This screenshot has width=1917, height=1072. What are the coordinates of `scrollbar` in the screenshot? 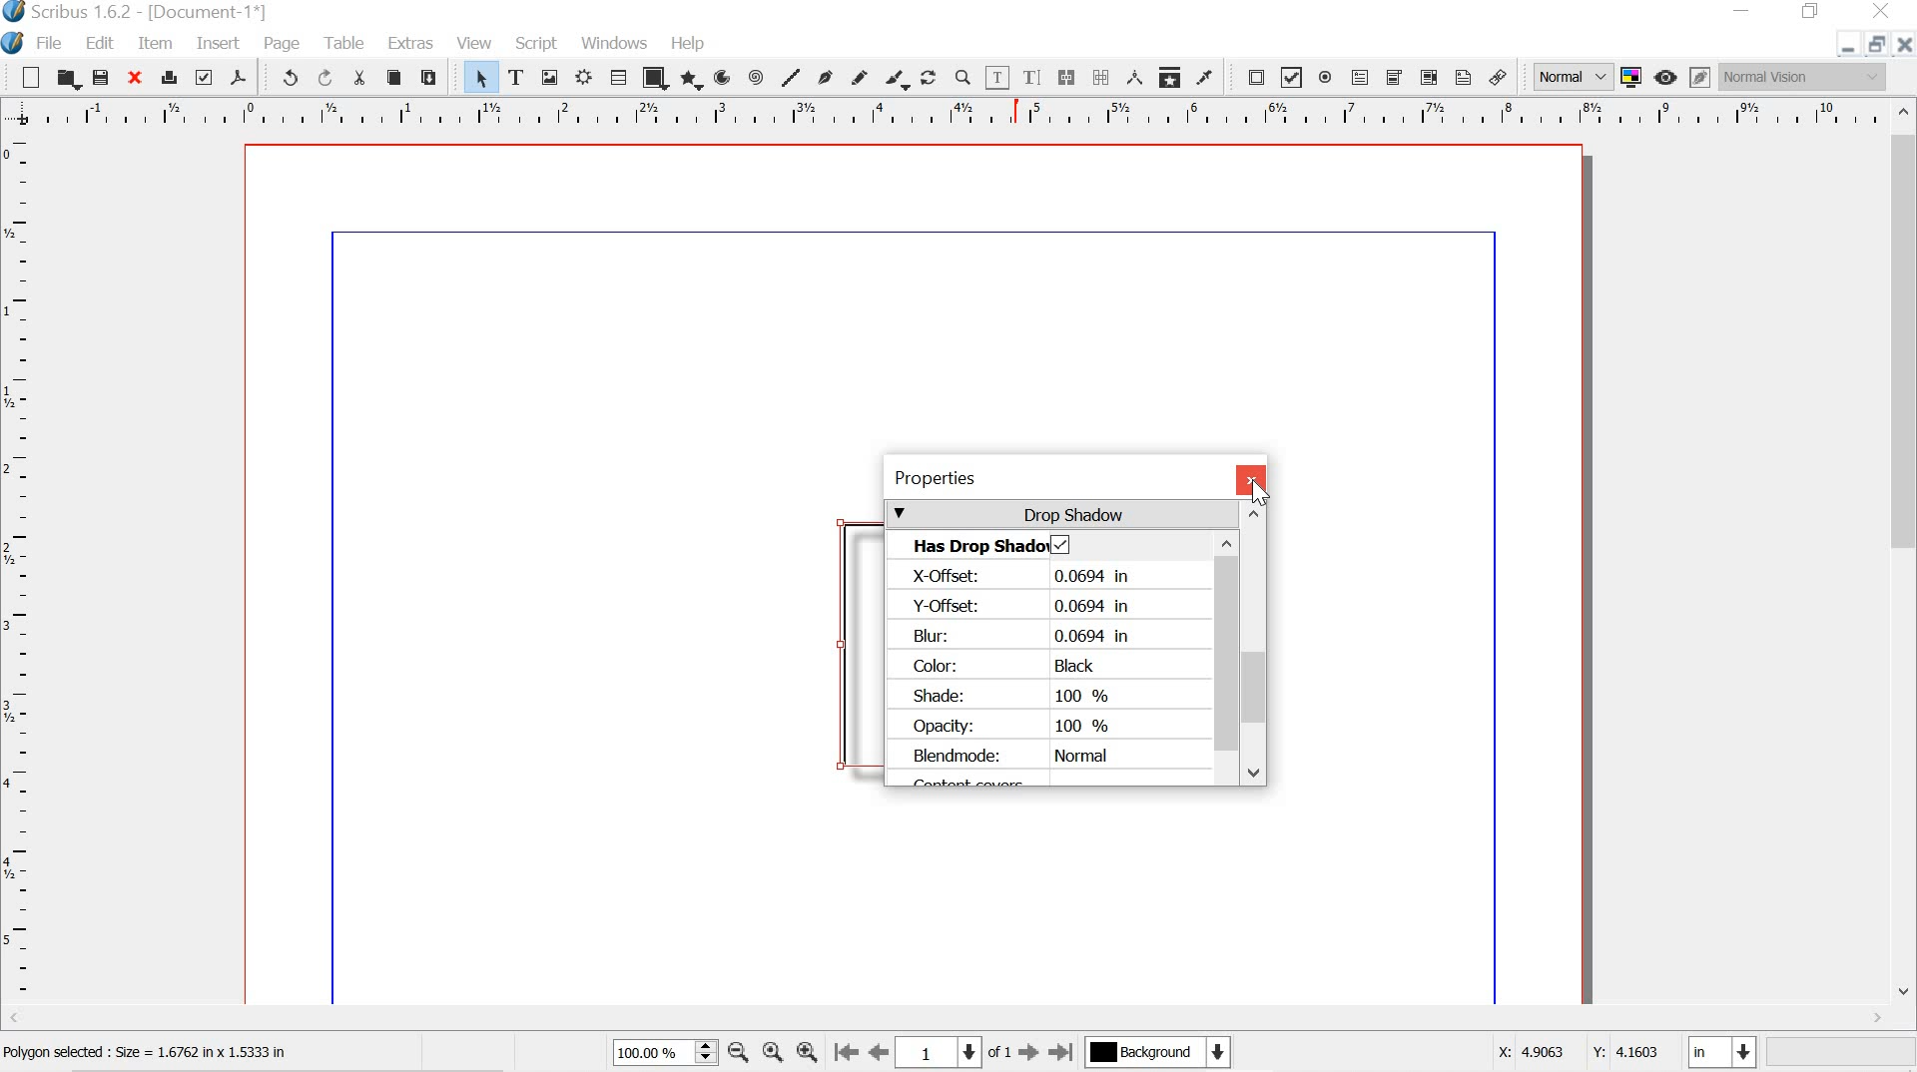 It's located at (1255, 643).